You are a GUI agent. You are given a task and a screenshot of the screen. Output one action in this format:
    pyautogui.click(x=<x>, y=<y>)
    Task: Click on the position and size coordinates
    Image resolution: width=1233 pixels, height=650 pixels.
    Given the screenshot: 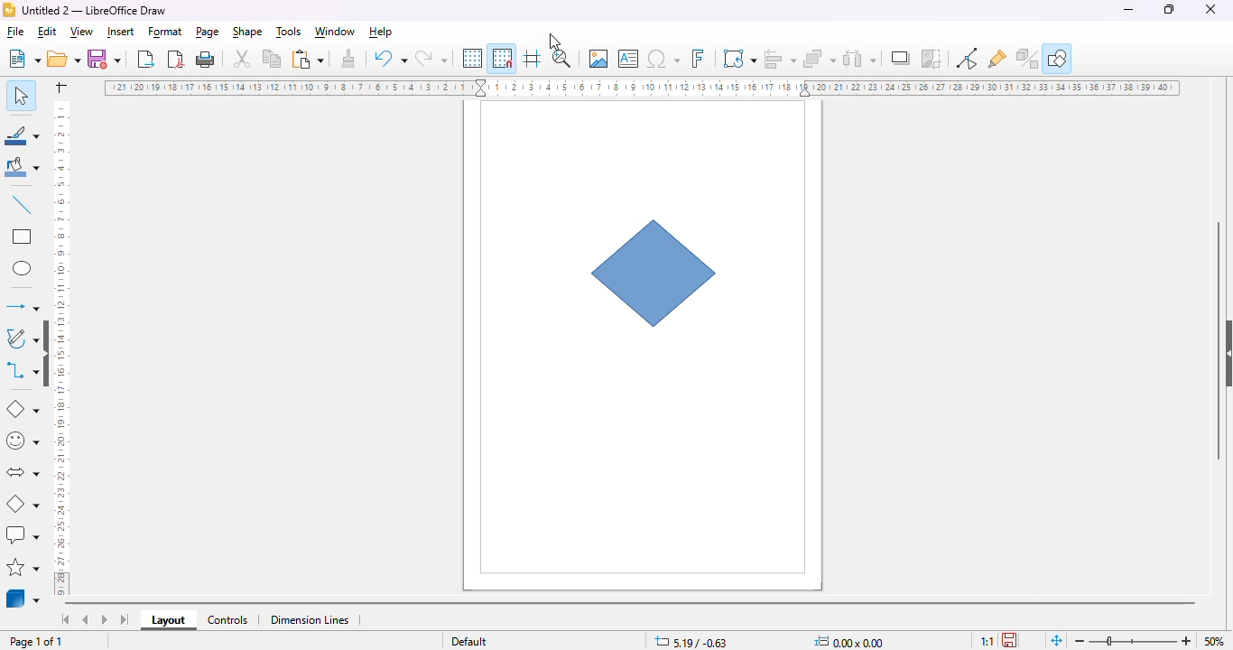 What is the action you would take?
    pyautogui.click(x=697, y=640)
    